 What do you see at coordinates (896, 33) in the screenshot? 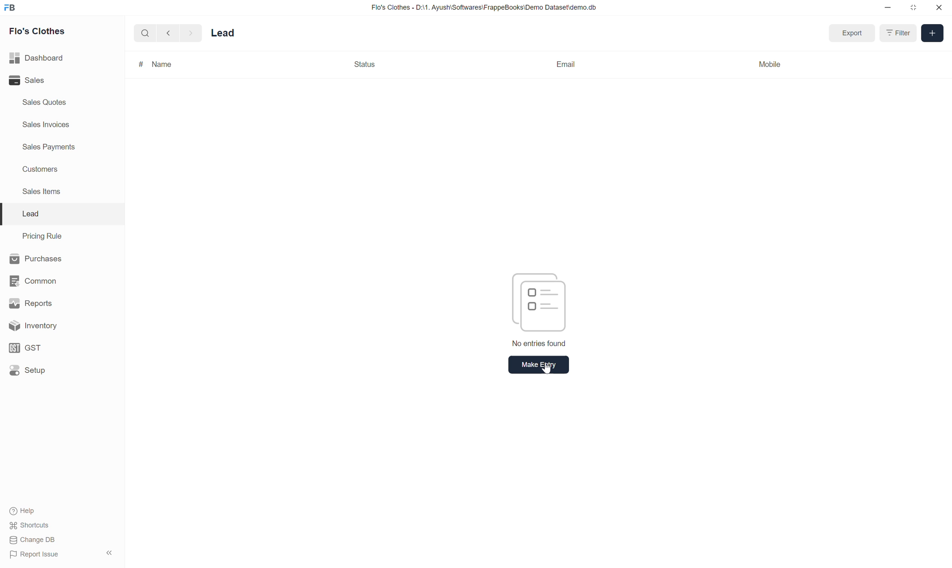
I see `Filter` at bounding box center [896, 33].